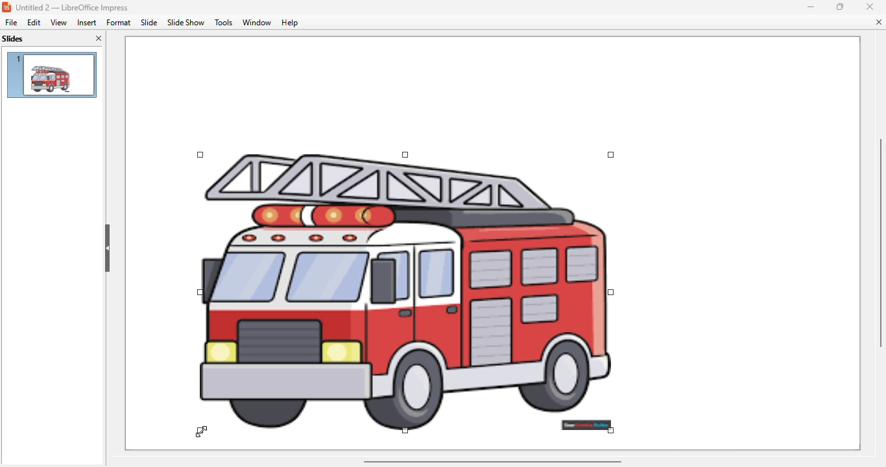 This screenshot has height=467, width=886. What do you see at coordinates (86, 23) in the screenshot?
I see `insert` at bounding box center [86, 23].